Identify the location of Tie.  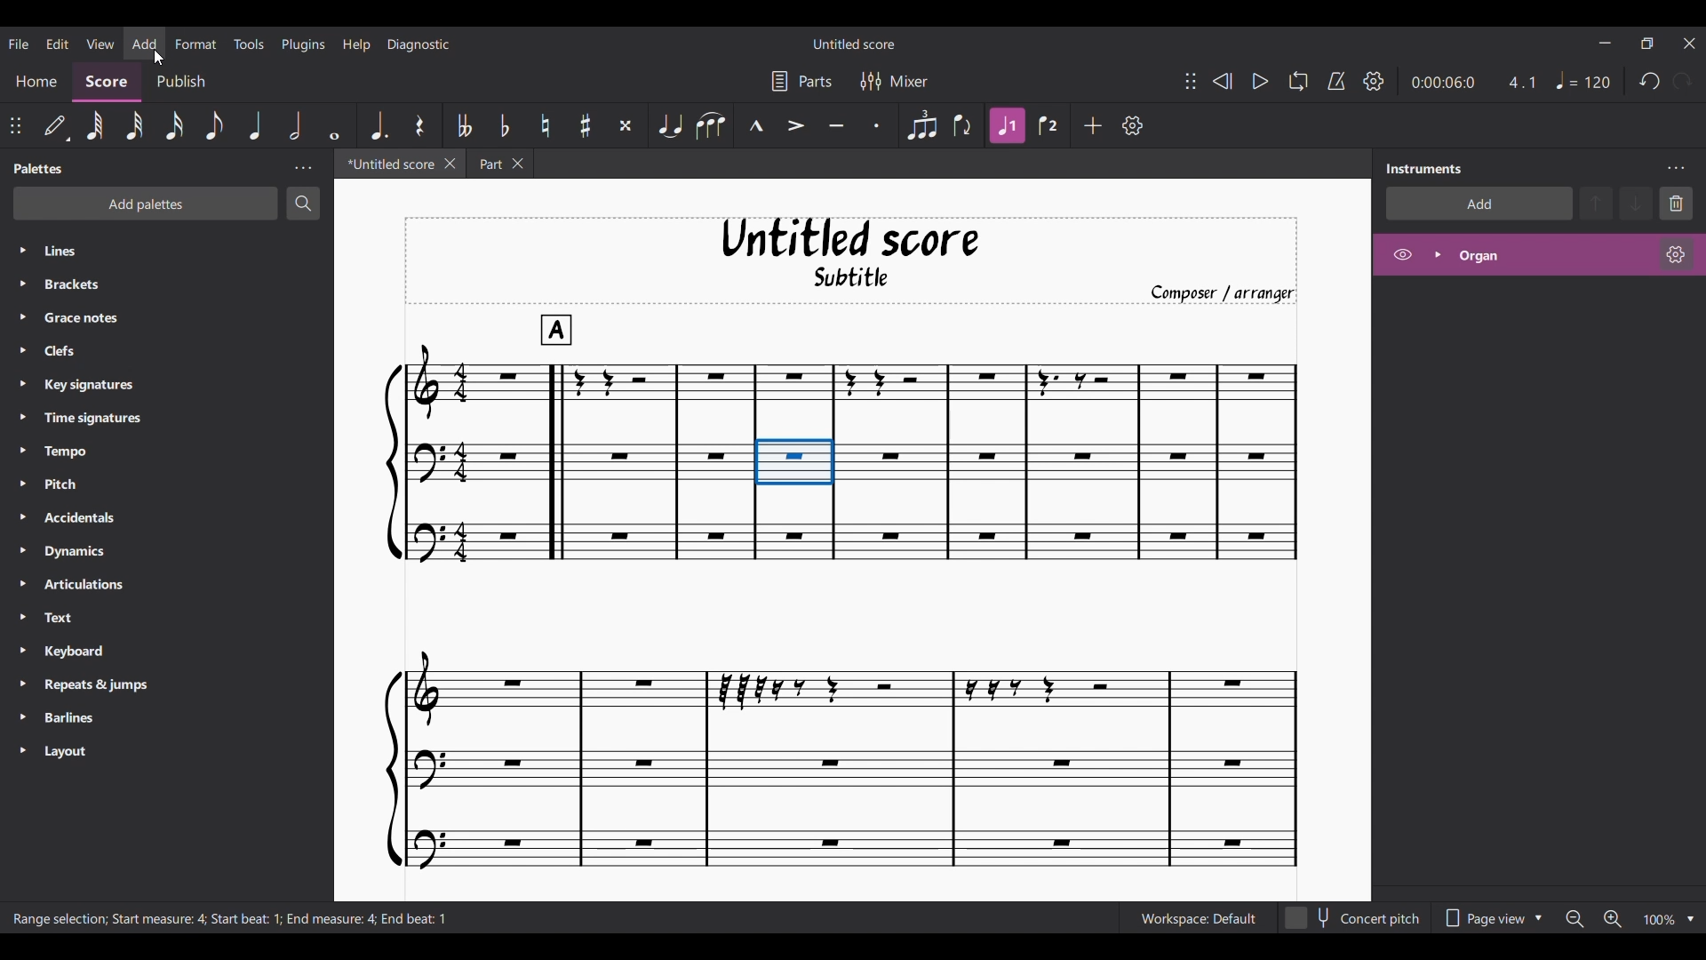
(670, 126).